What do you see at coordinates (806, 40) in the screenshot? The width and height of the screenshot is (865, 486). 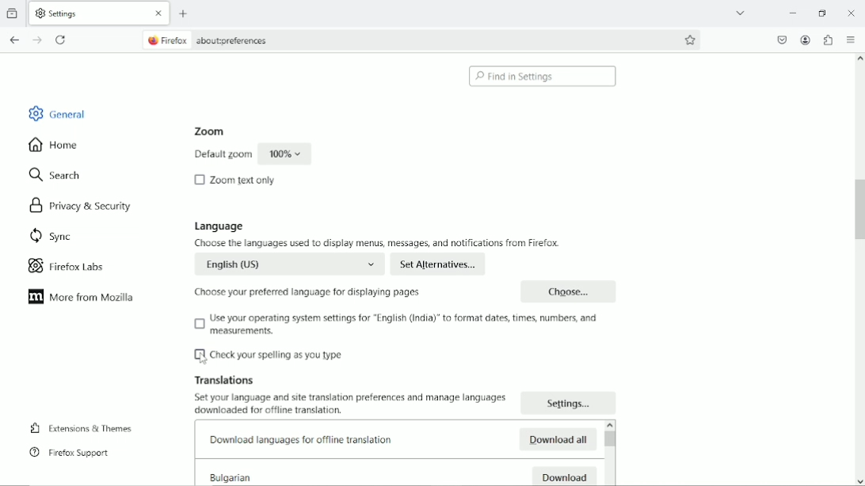 I see `Account` at bounding box center [806, 40].